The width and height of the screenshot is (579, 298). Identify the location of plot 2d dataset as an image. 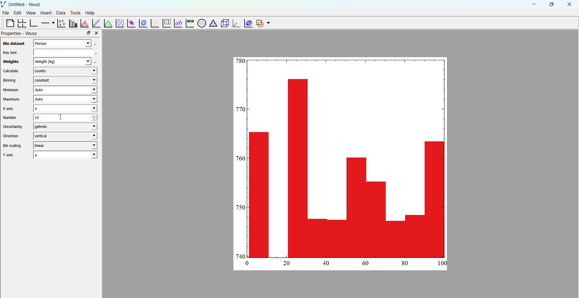
(130, 23).